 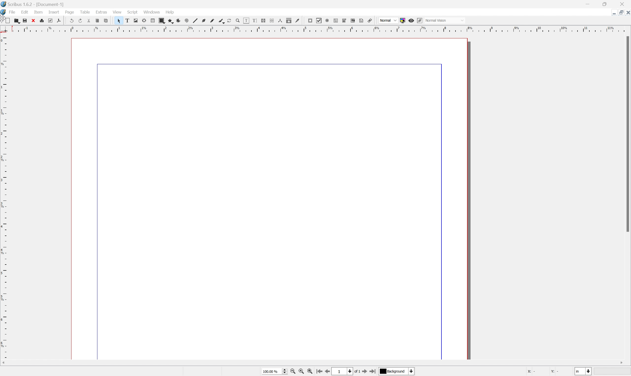 I want to click on ruler, so click(x=5, y=196).